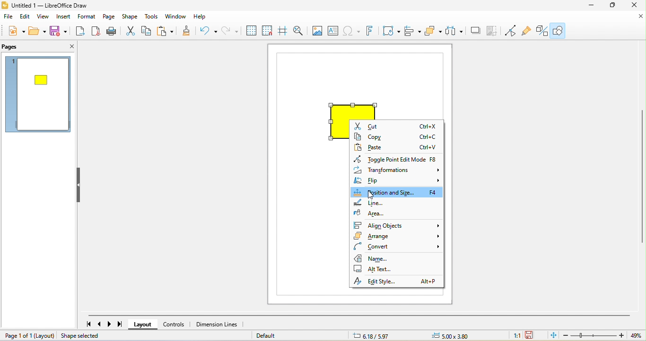  I want to click on window, so click(177, 17).